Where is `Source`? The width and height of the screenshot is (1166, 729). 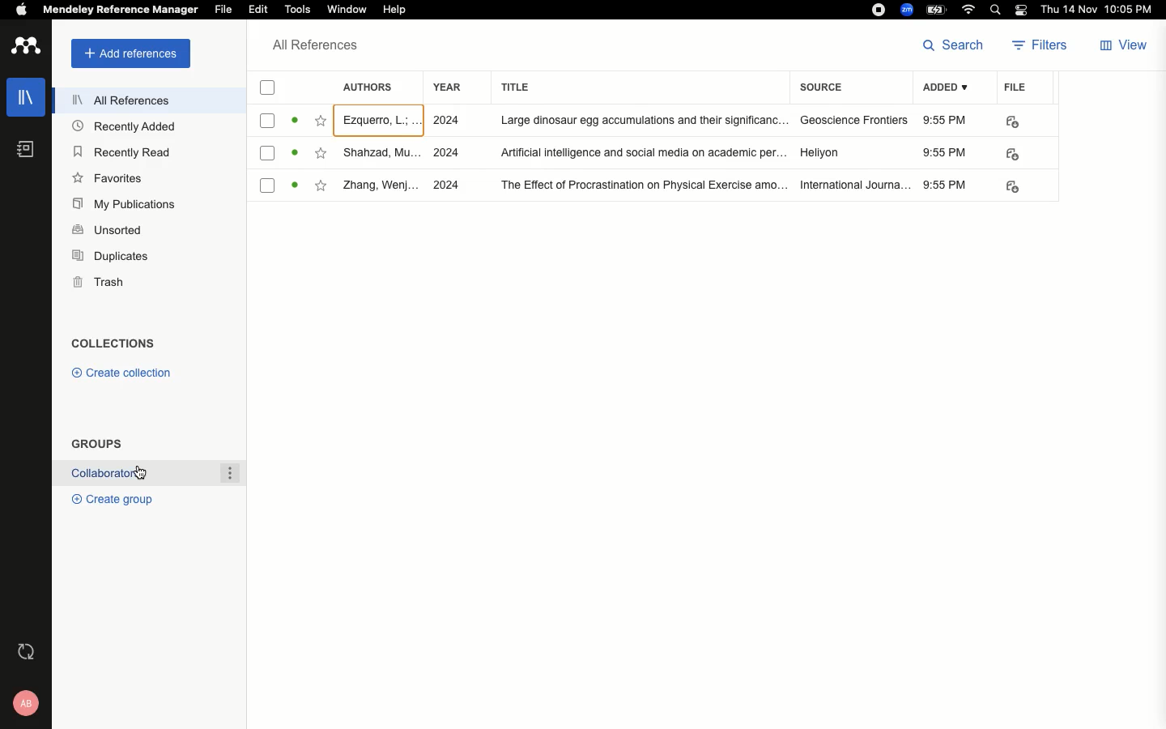 Source is located at coordinates (828, 87).